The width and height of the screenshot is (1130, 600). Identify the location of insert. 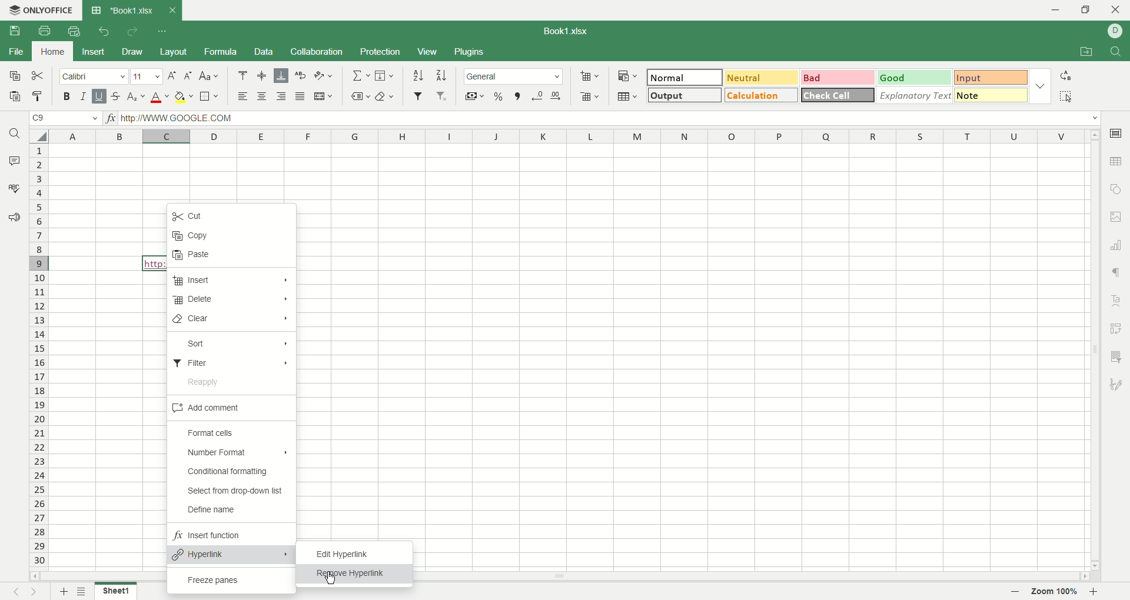
(231, 280).